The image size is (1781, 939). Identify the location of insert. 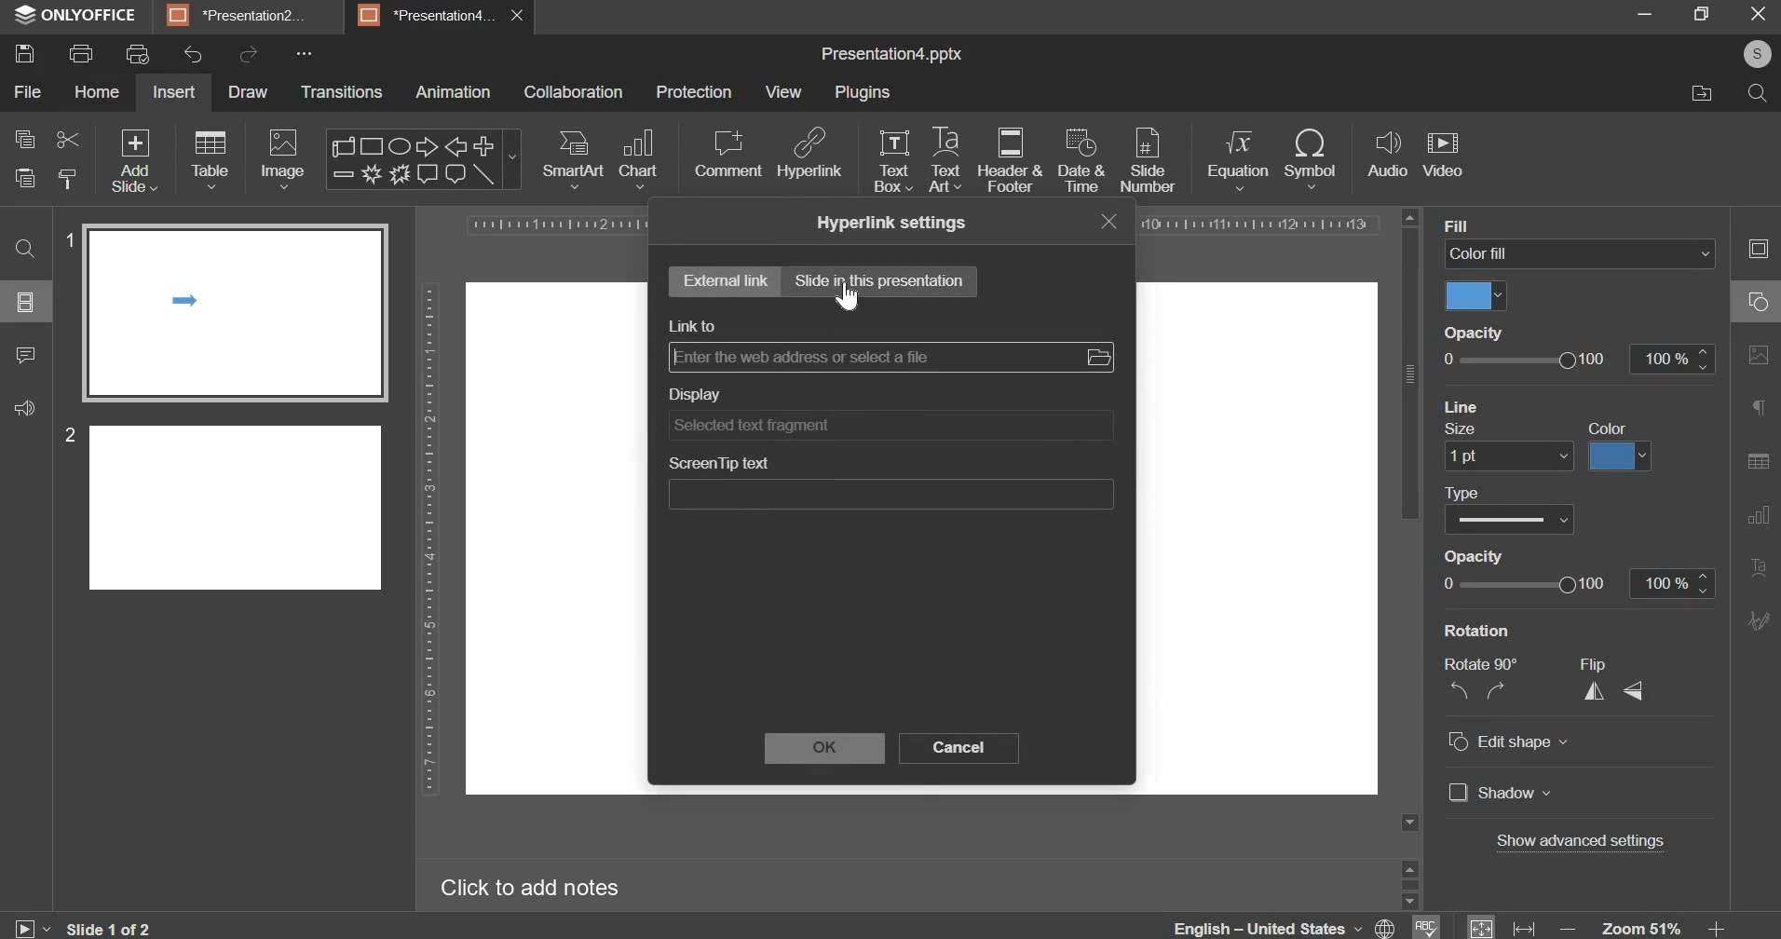
(174, 92).